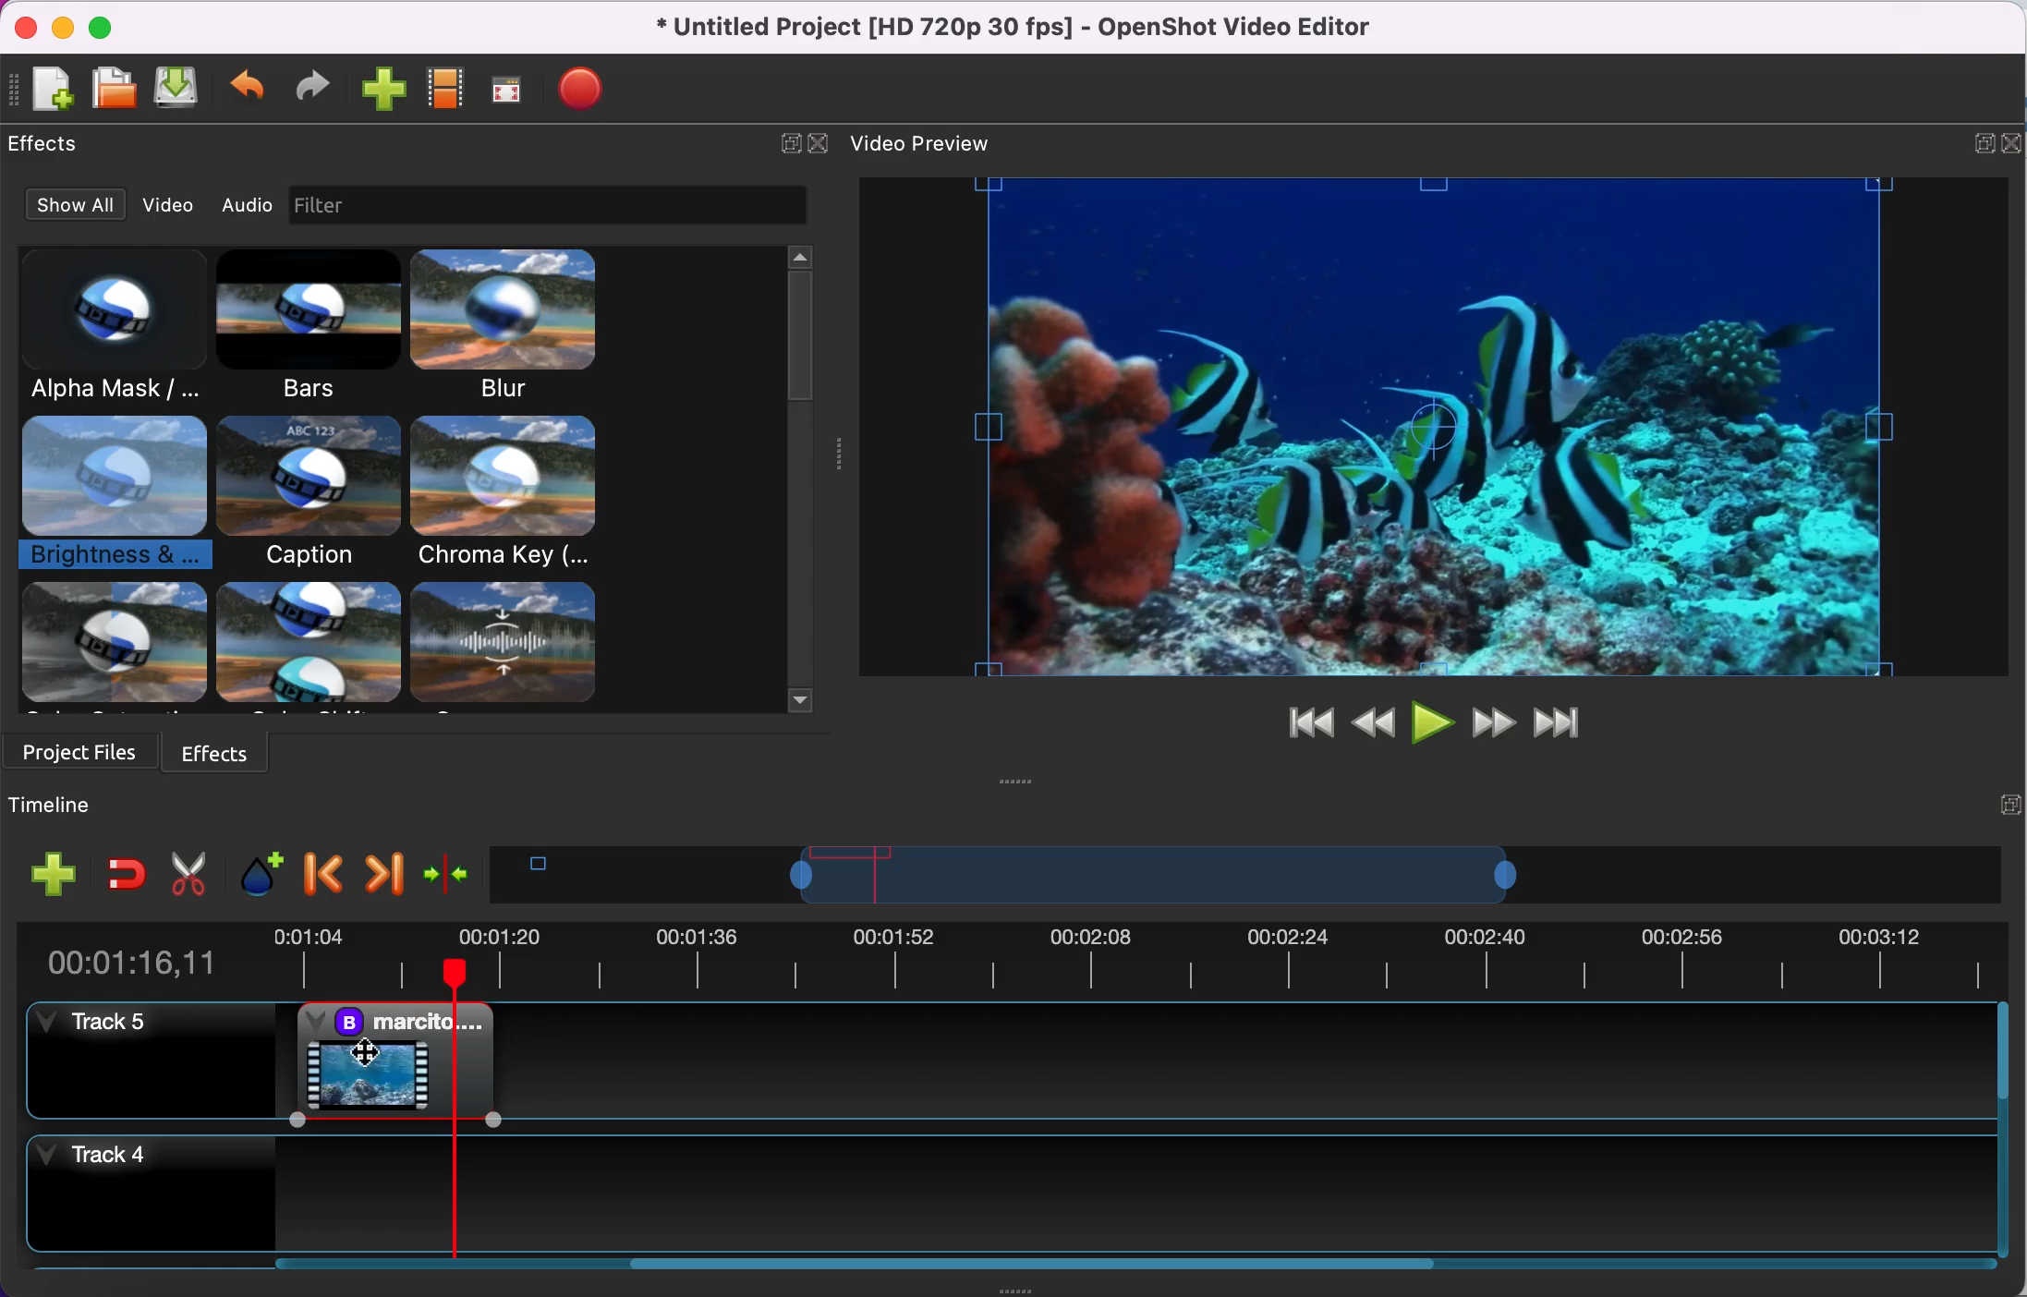 Image resolution: width=2027 pixels, height=1297 pixels. What do you see at coordinates (246, 208) in the screenshot?
I see `audio` at bounding box center [246, 208].